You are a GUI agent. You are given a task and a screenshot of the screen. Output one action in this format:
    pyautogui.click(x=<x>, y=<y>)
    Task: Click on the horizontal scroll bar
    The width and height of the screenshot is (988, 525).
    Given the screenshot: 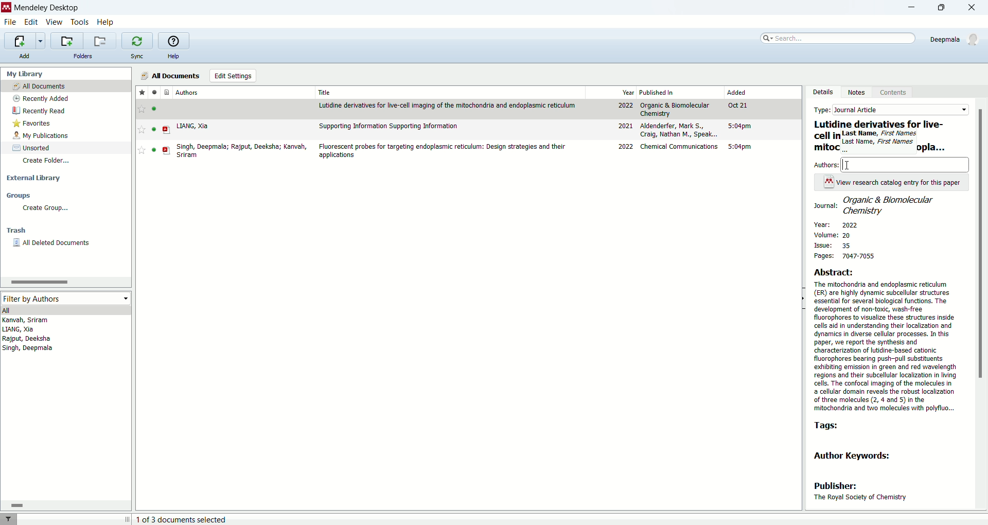 What is the action you would take?
    pyautogui.click(x=65, y=282)
    